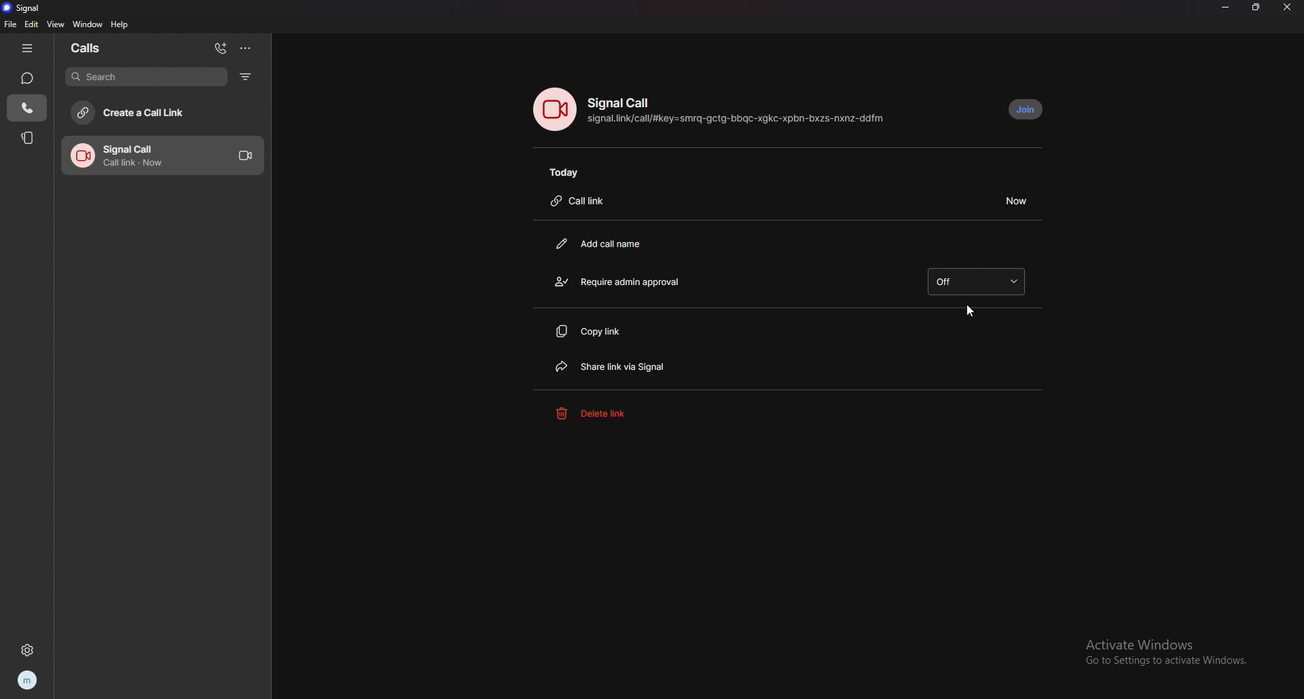  Describe the element at coordinates (736, 119) in the screenshot. I see `call link` at that location.